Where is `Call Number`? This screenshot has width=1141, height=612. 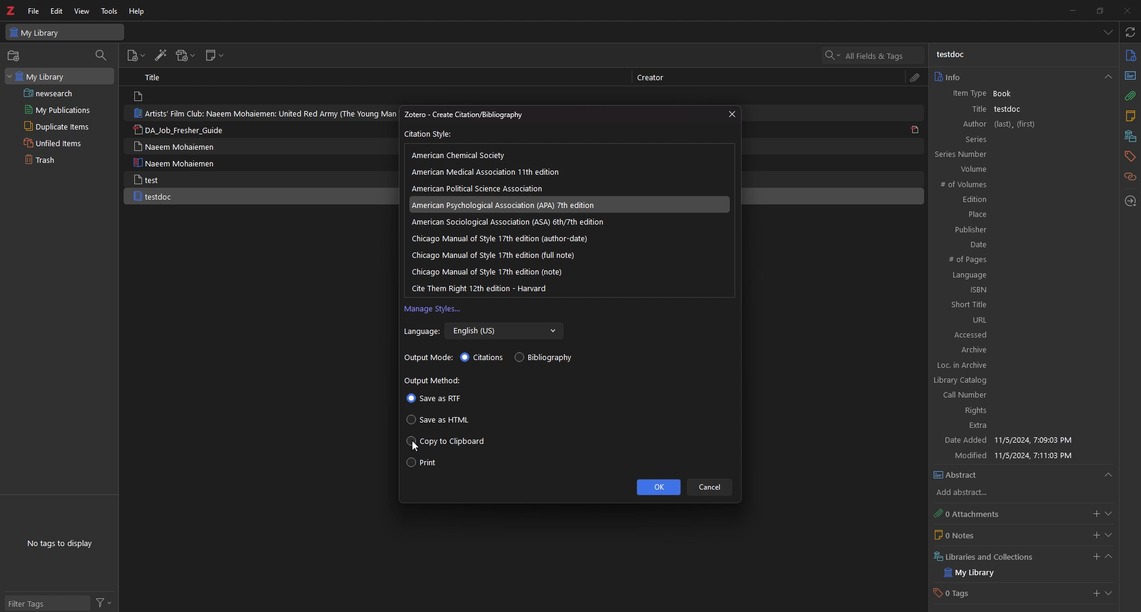
Call Number is located at coordinates (1012, 395).